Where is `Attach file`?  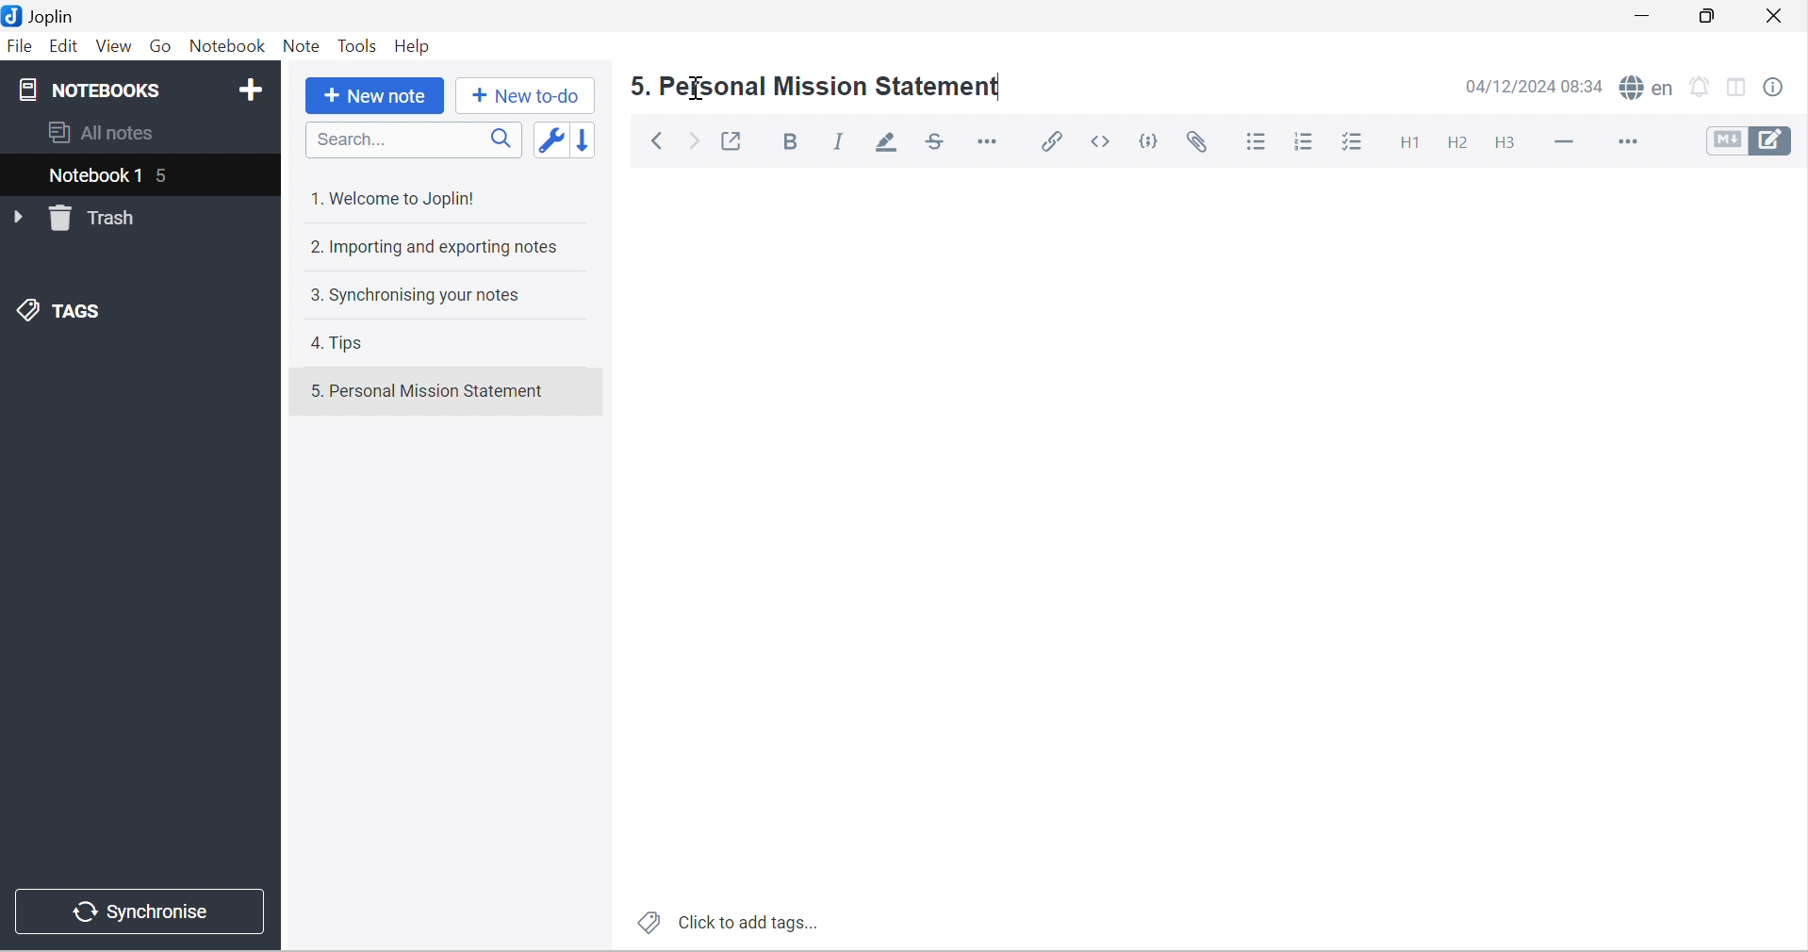 Attach file is located at coordinates (1202, 143).